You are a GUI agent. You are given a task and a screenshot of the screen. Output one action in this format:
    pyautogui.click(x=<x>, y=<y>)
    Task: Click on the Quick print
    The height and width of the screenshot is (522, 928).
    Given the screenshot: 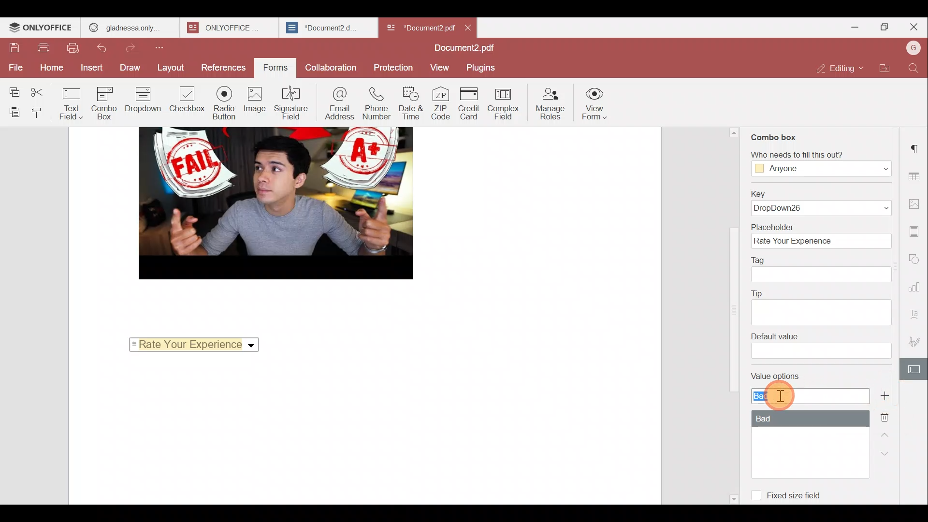 What is the action you would take?
    pyautogui.click(x=72, y=48)
    